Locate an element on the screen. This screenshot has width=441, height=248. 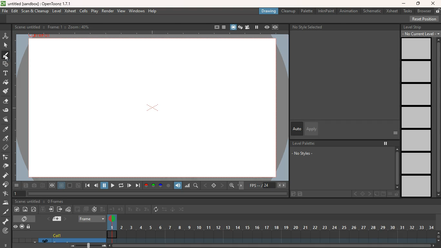
scroll bar is located at coordinates (437, 118).